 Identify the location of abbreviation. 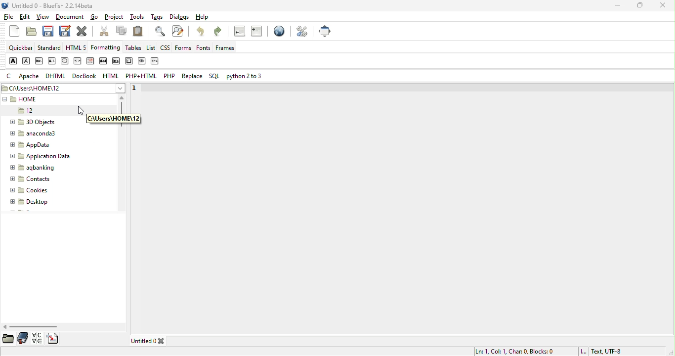
(39, 61).